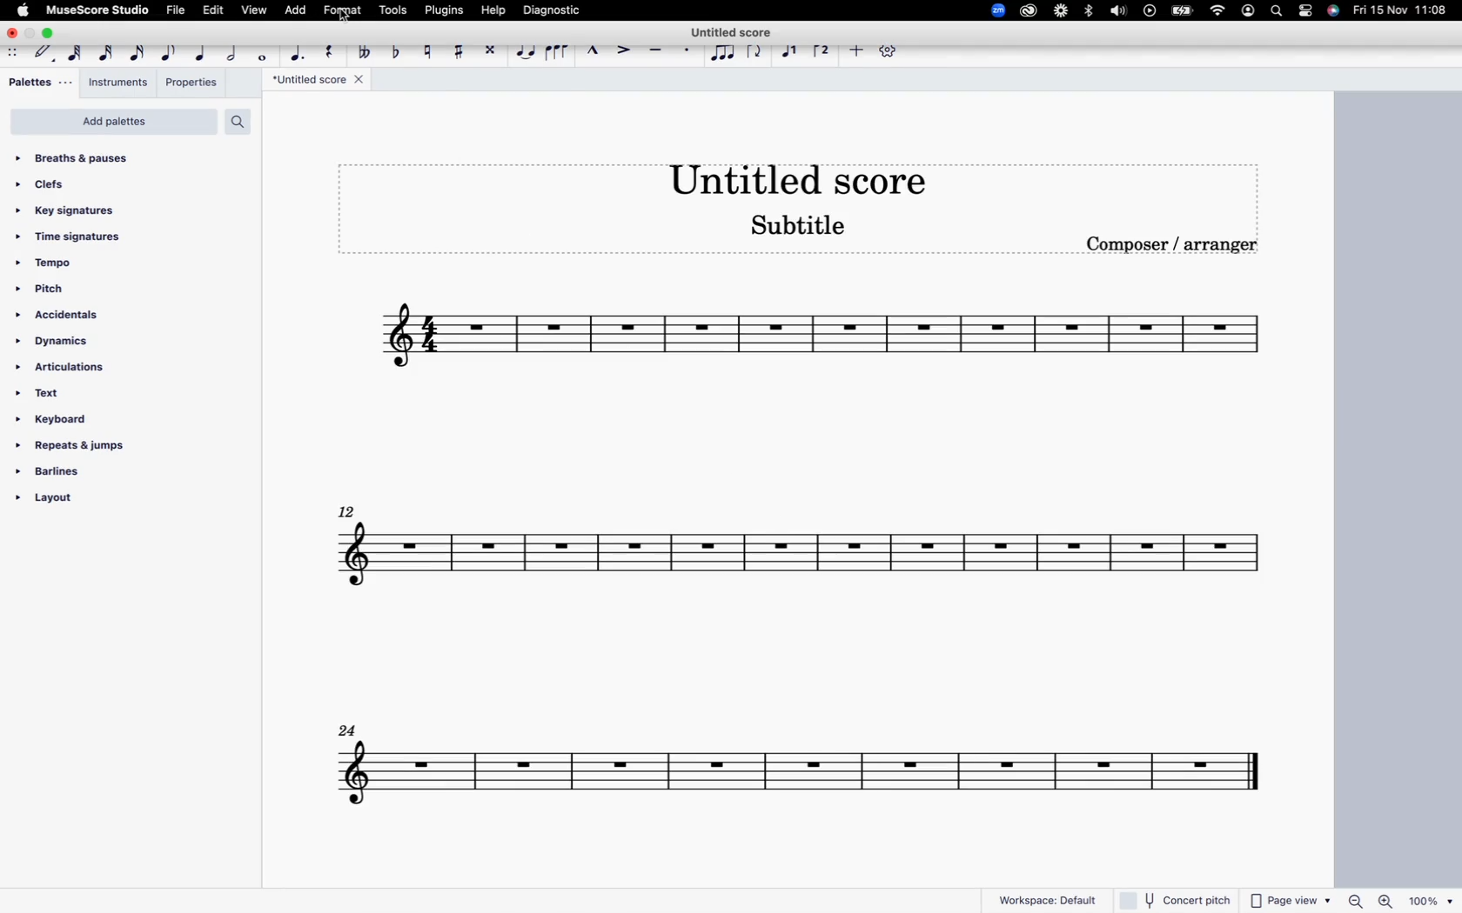  Describe the element at coordinates (253, 10) in the screenshot. I see `view` at that location.